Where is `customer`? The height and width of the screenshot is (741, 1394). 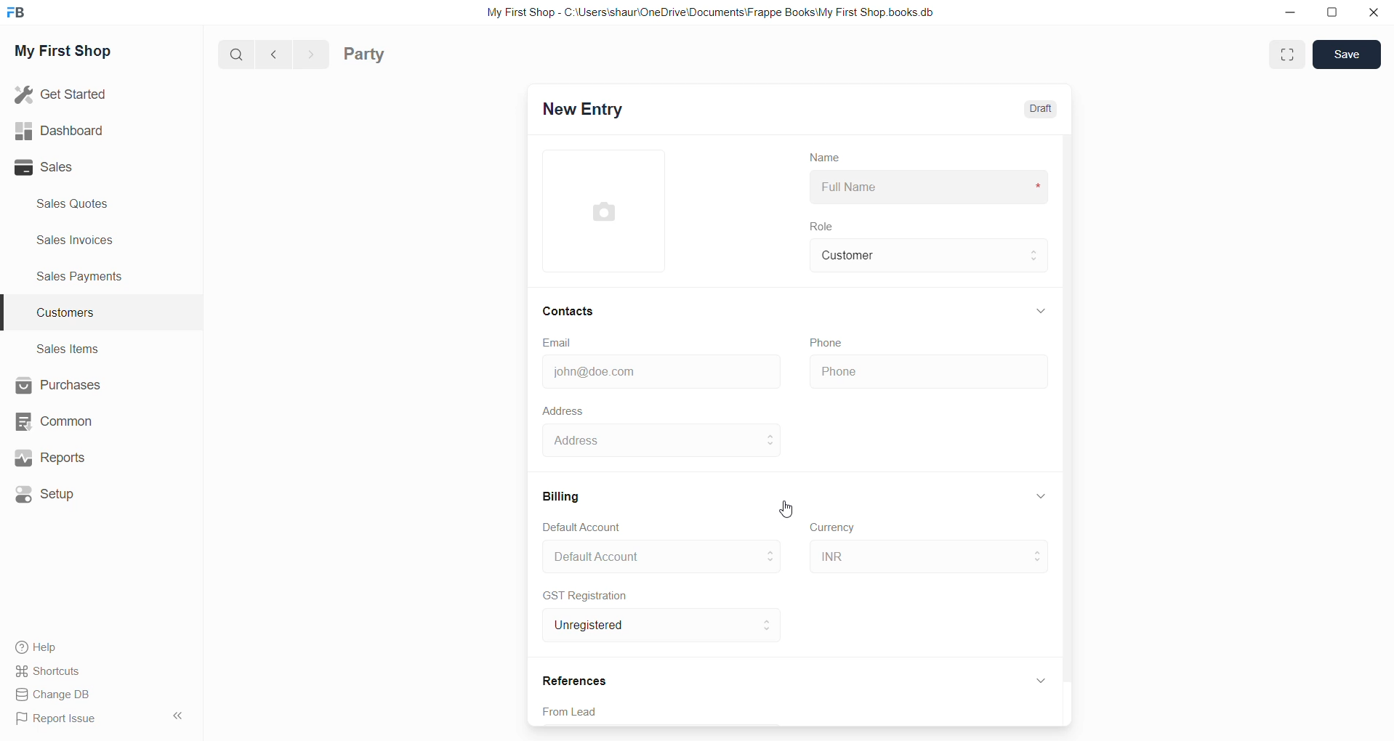
customer is located at coordinates (911, 256).